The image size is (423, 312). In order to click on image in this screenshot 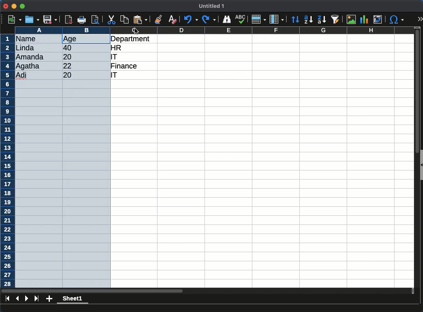, I will do `click(351, 20)`.